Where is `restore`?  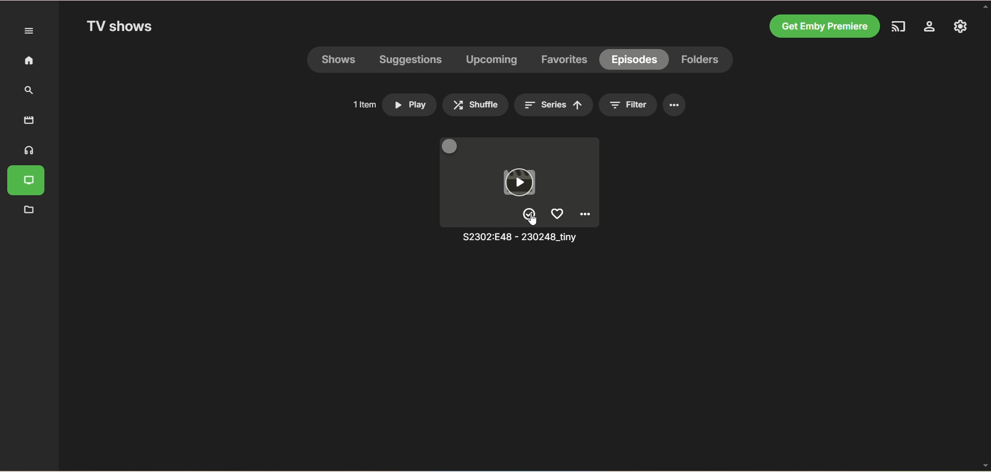
restore is located at coordinates (452, 145).